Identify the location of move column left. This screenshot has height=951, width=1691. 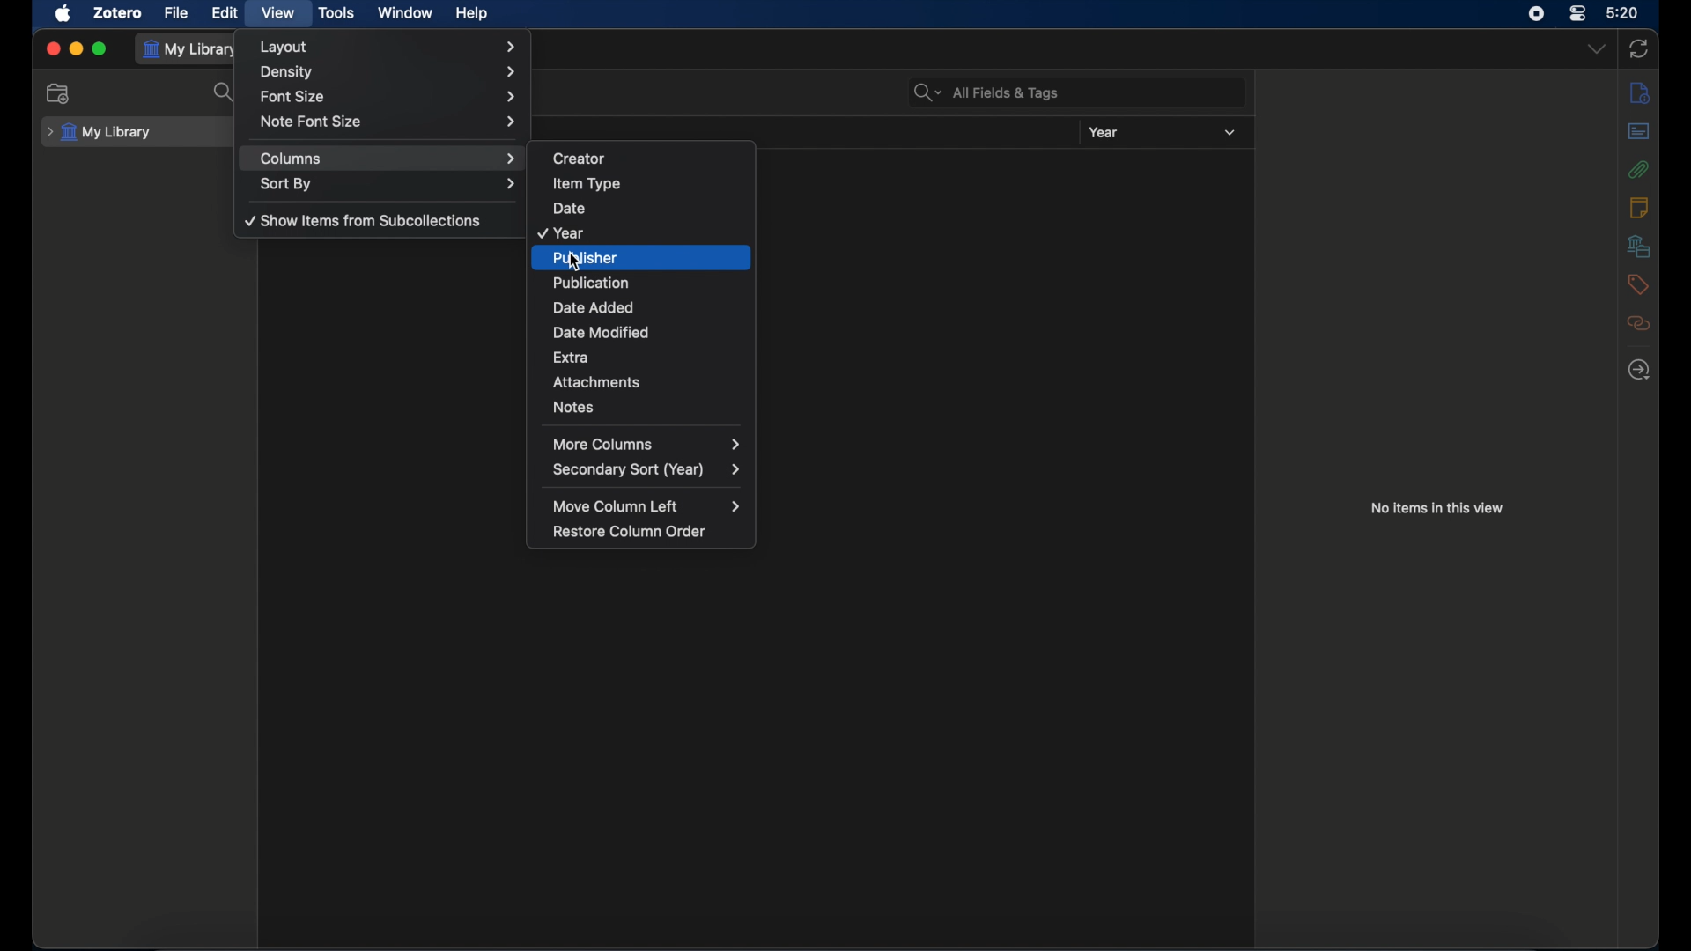
(645, 505).